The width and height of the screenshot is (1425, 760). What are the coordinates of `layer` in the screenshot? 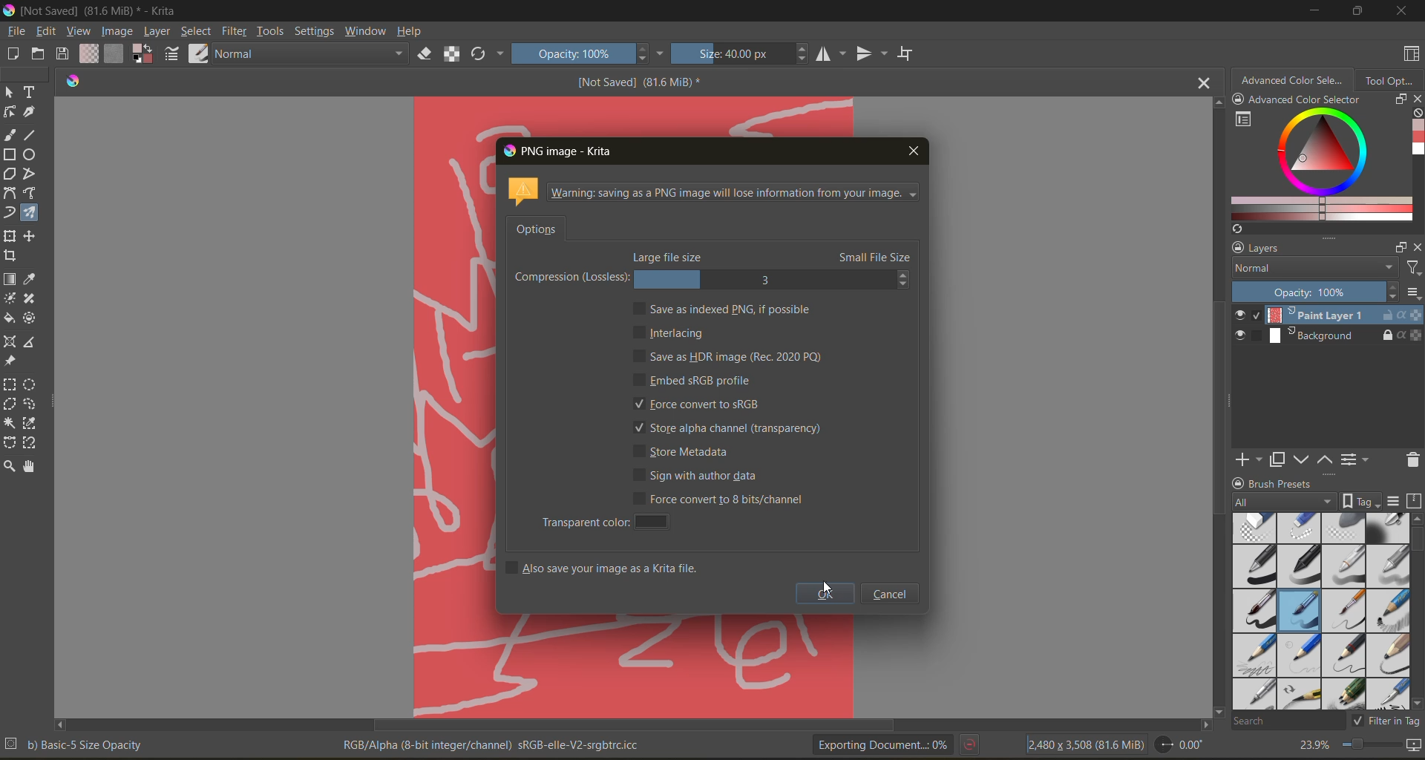 It's located at (157, 32).